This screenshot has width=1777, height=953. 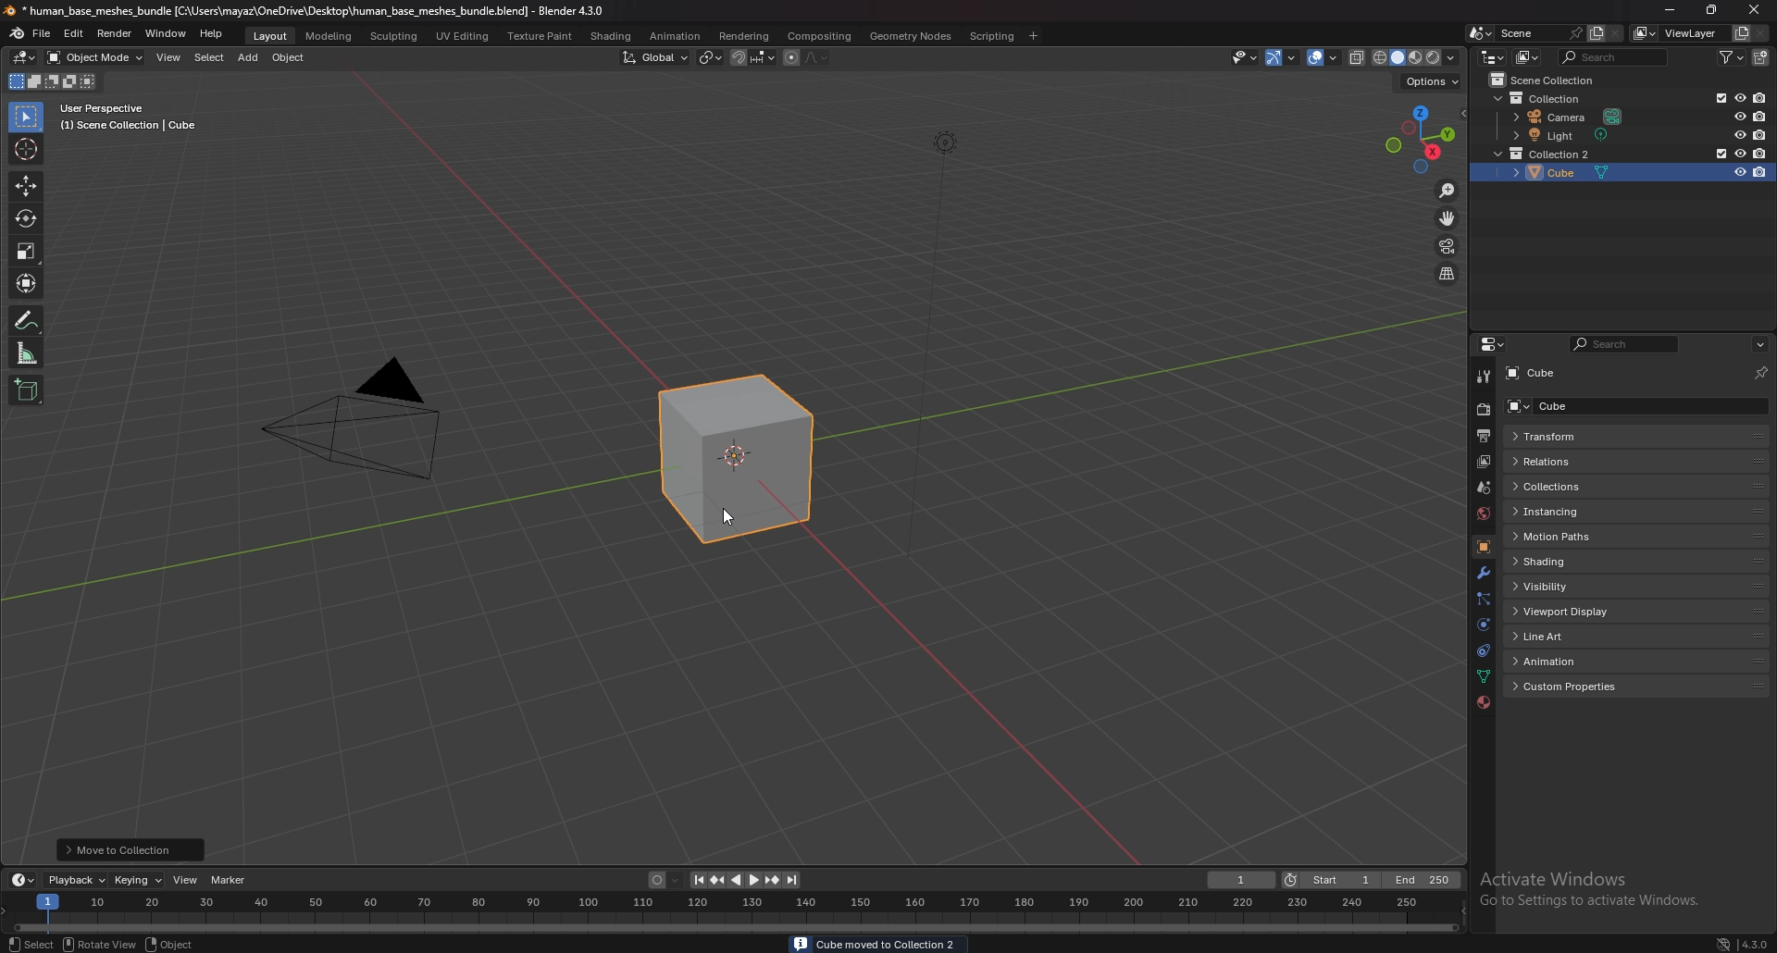 I want to click on disable in renders, so click(x=1761, y=134).